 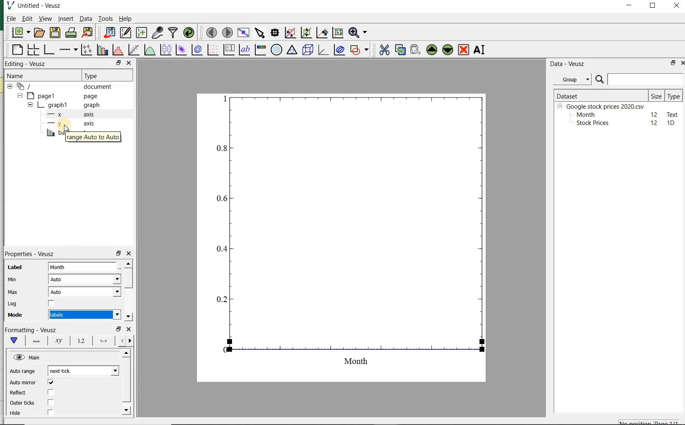 I want to click on close, so click(x=128, y=63).